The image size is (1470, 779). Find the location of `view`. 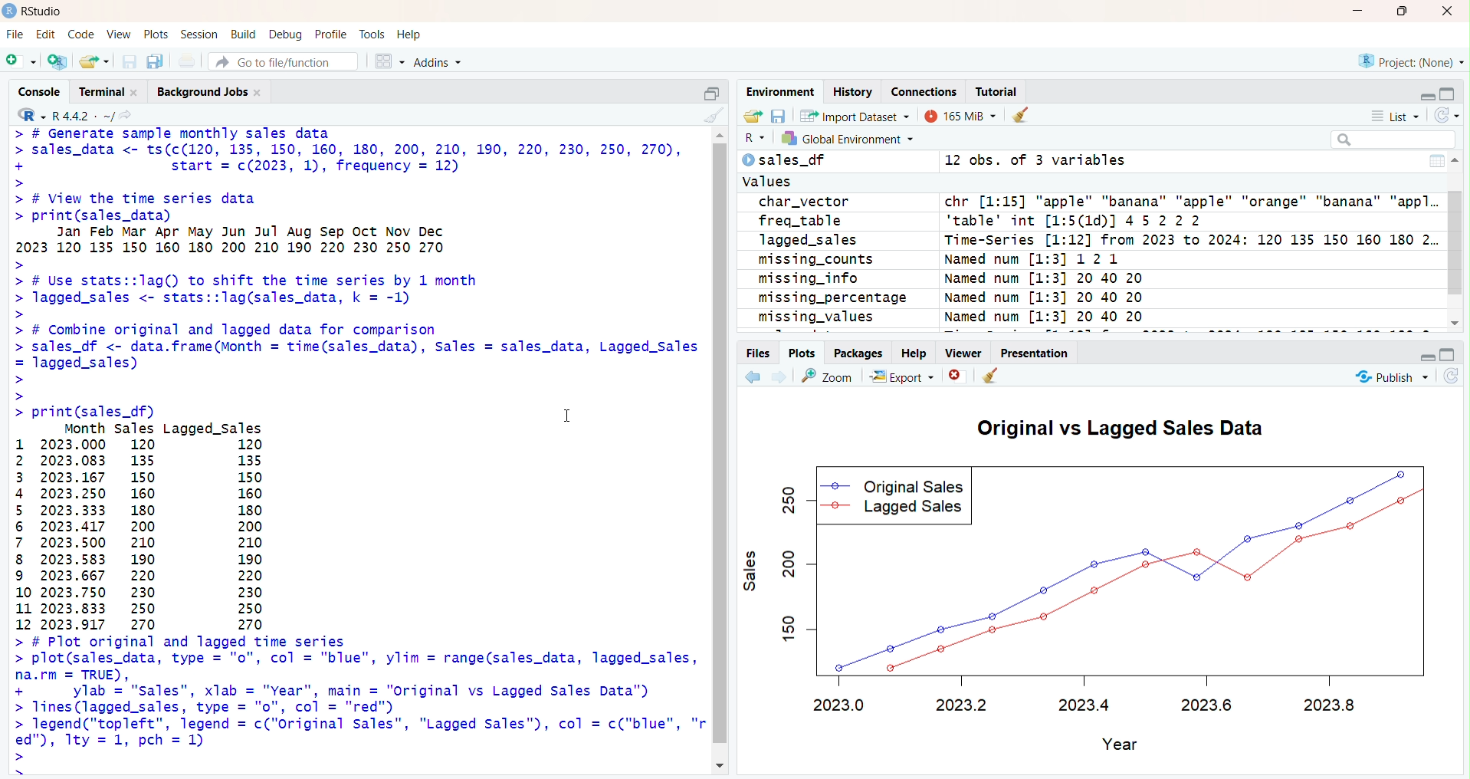

view is located at coordinates (118, 34).